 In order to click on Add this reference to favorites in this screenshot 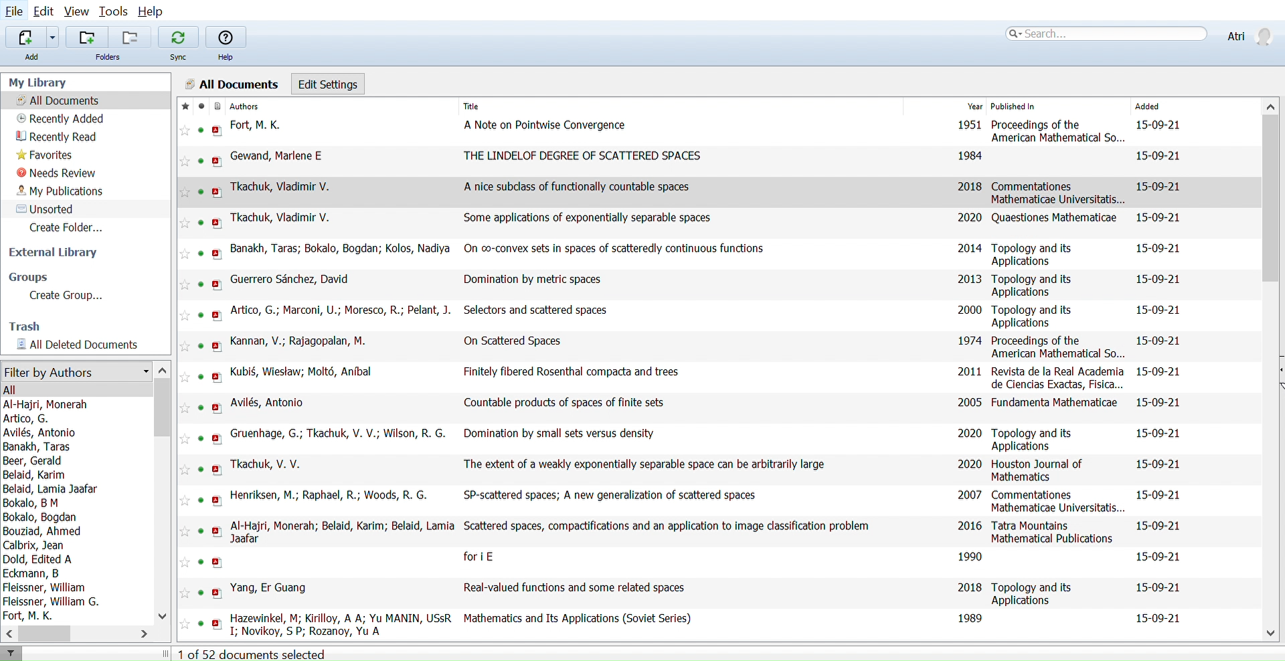, I will do `click(186, 377)`.